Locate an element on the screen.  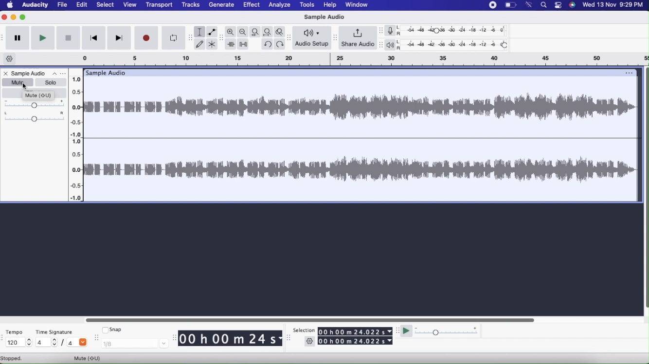
Playback level is located at coordinates (454, 45).